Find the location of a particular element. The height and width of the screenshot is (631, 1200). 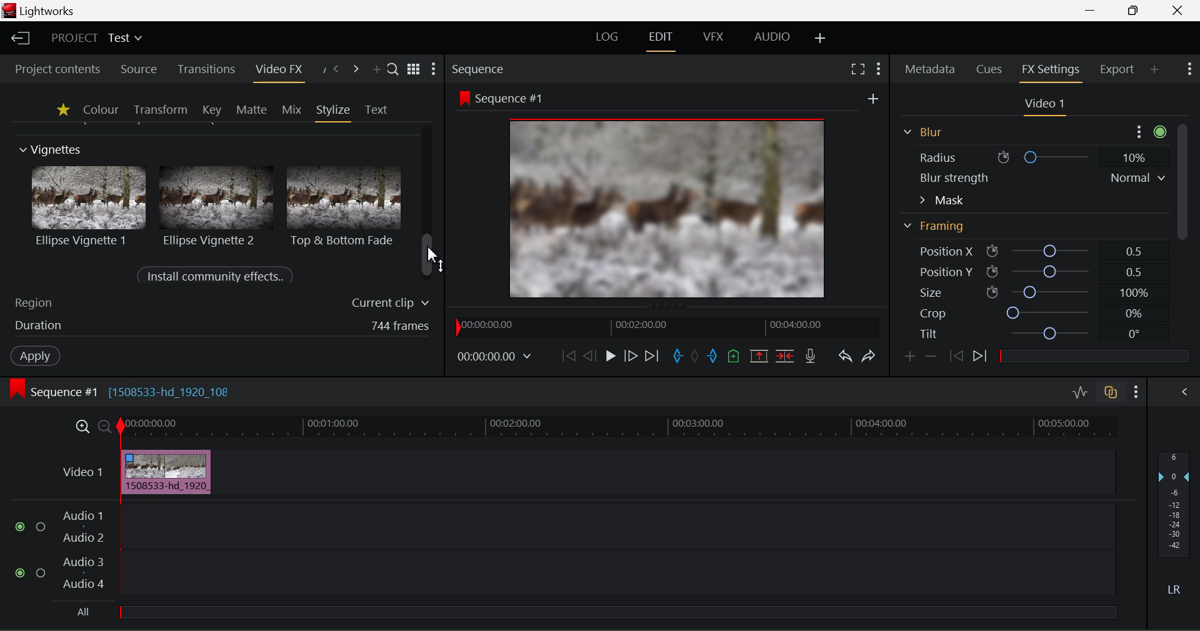

Cues is located at coordinates (991, 70).